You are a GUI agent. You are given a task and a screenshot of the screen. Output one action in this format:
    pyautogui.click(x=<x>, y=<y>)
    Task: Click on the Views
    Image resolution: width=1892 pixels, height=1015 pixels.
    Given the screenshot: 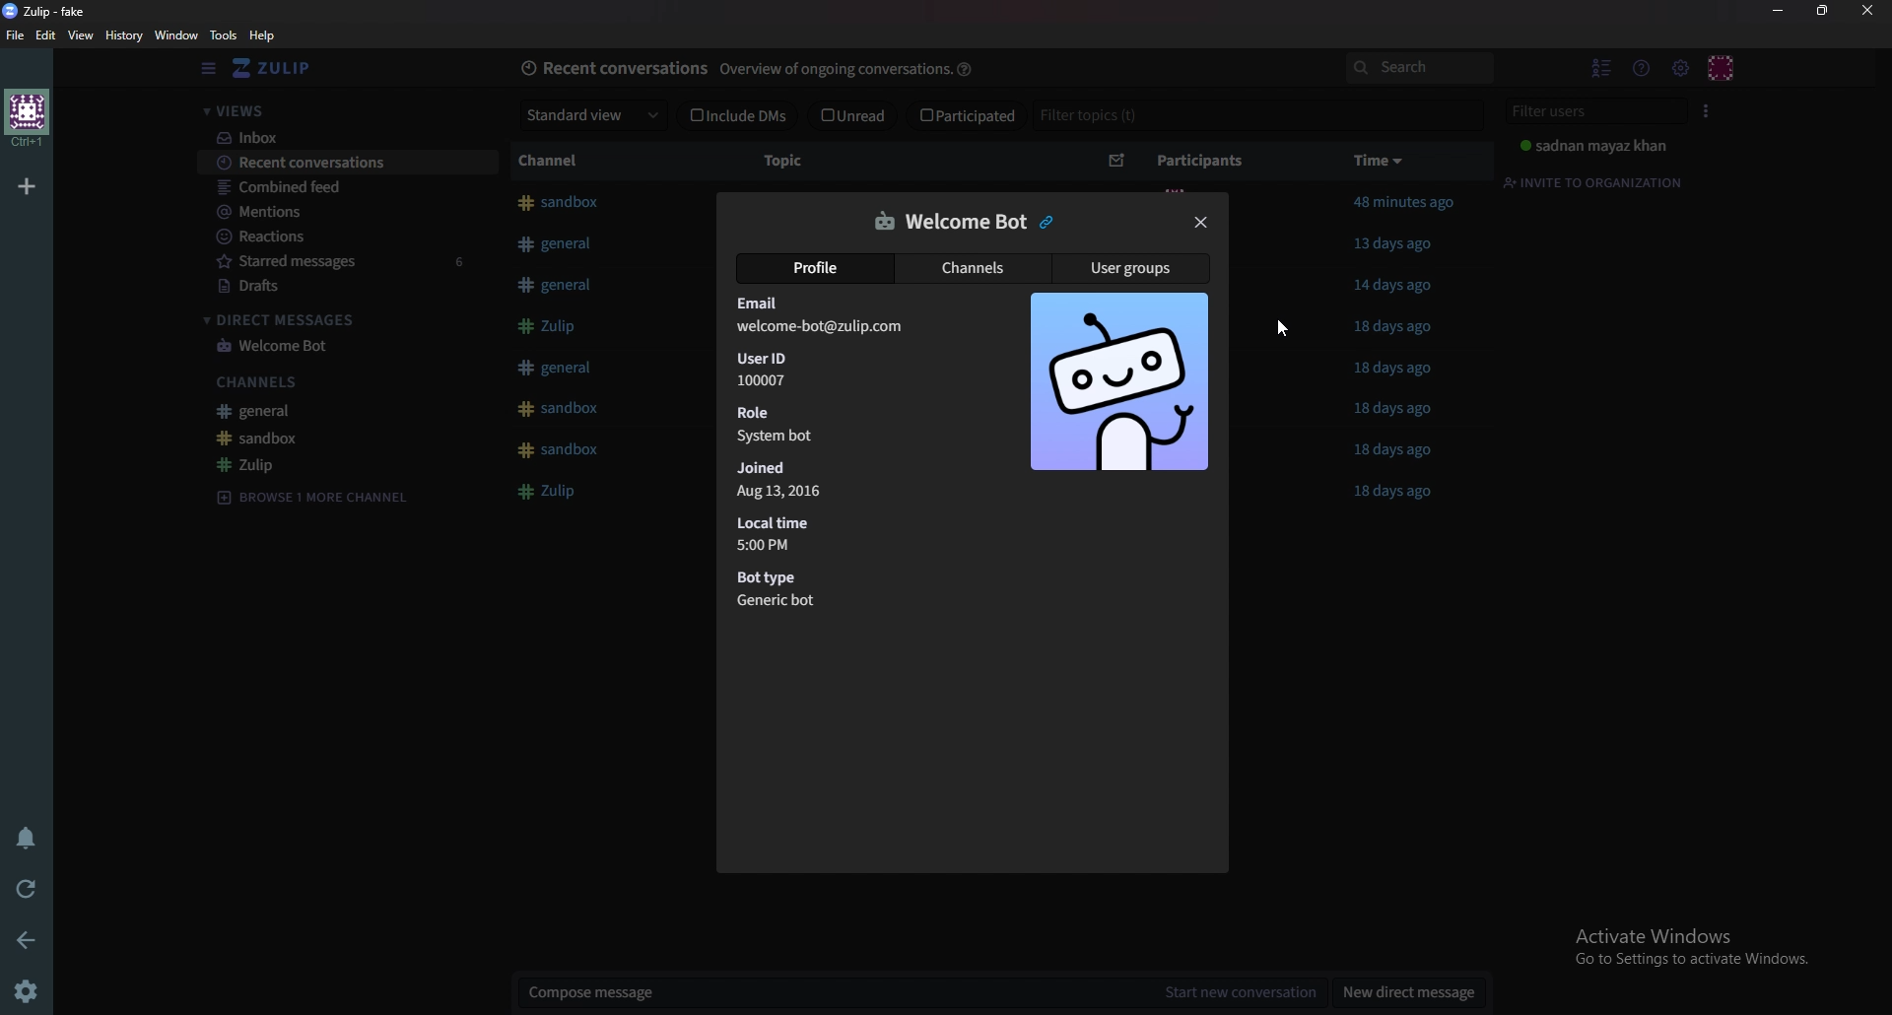 What is the action you would take?
    pyautogui.click(x=333, y=109)
    